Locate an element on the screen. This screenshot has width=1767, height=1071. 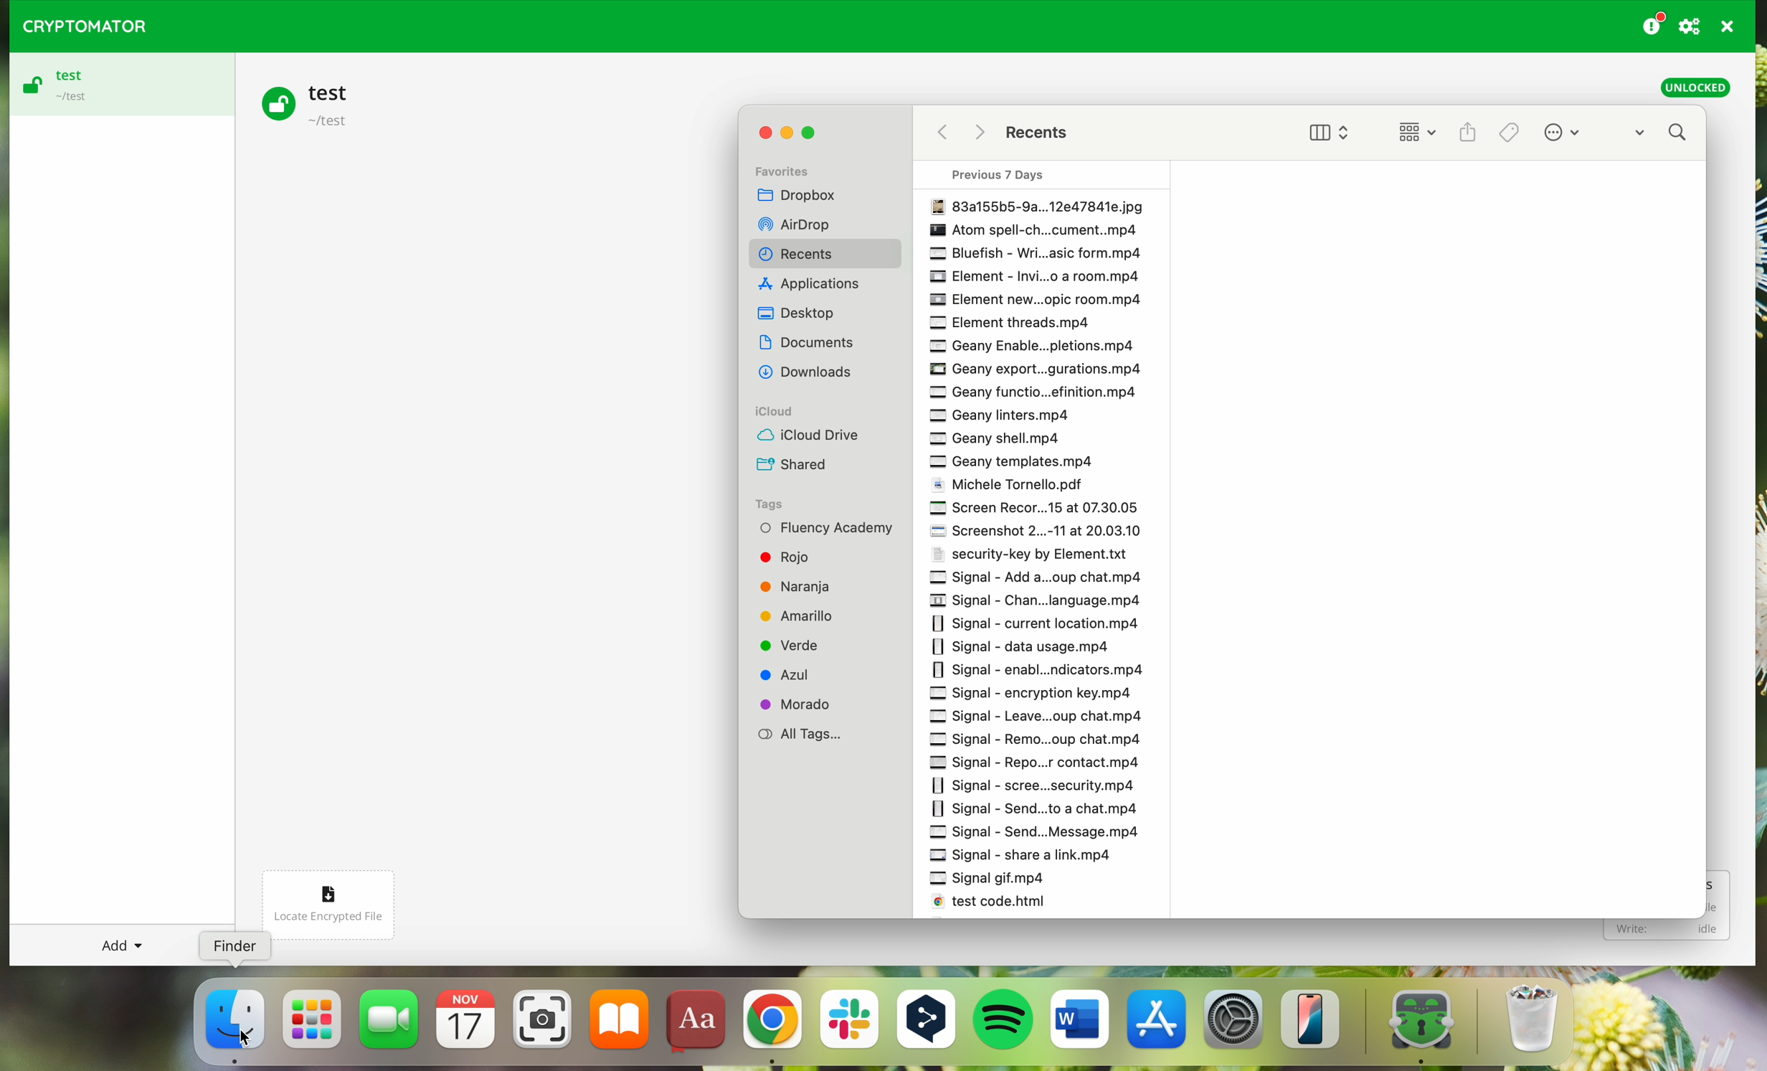
Screen Record is located at coordinates (1035, 511).